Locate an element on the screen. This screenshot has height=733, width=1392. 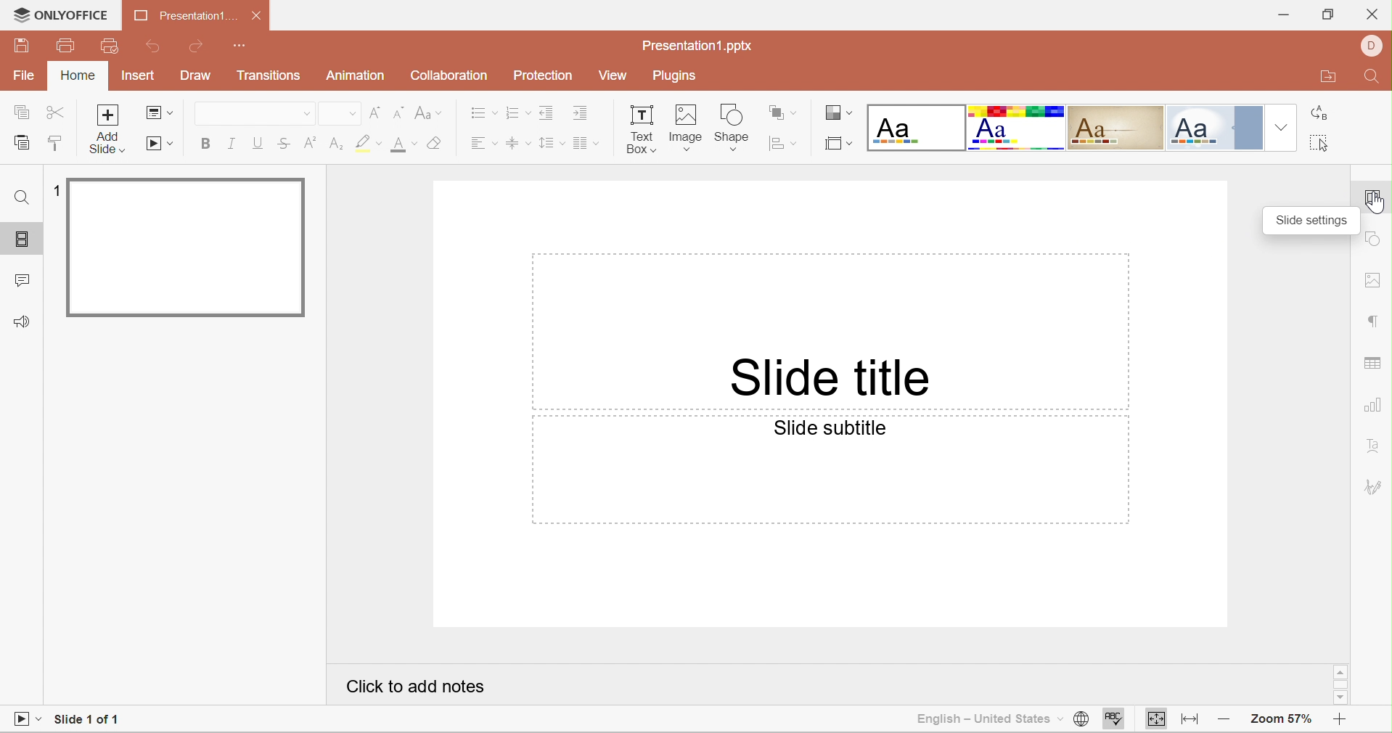
Replace is located at coordinates (1320, 115).